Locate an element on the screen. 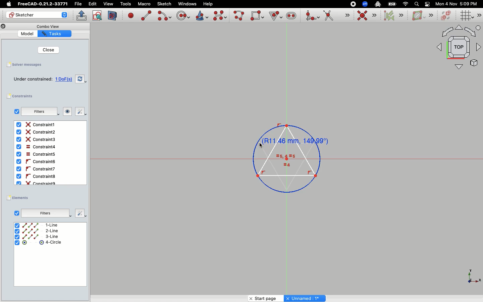 Image resolution: width=483 pixels, height=302 pixels. View section is located at coordinates (113, 15).